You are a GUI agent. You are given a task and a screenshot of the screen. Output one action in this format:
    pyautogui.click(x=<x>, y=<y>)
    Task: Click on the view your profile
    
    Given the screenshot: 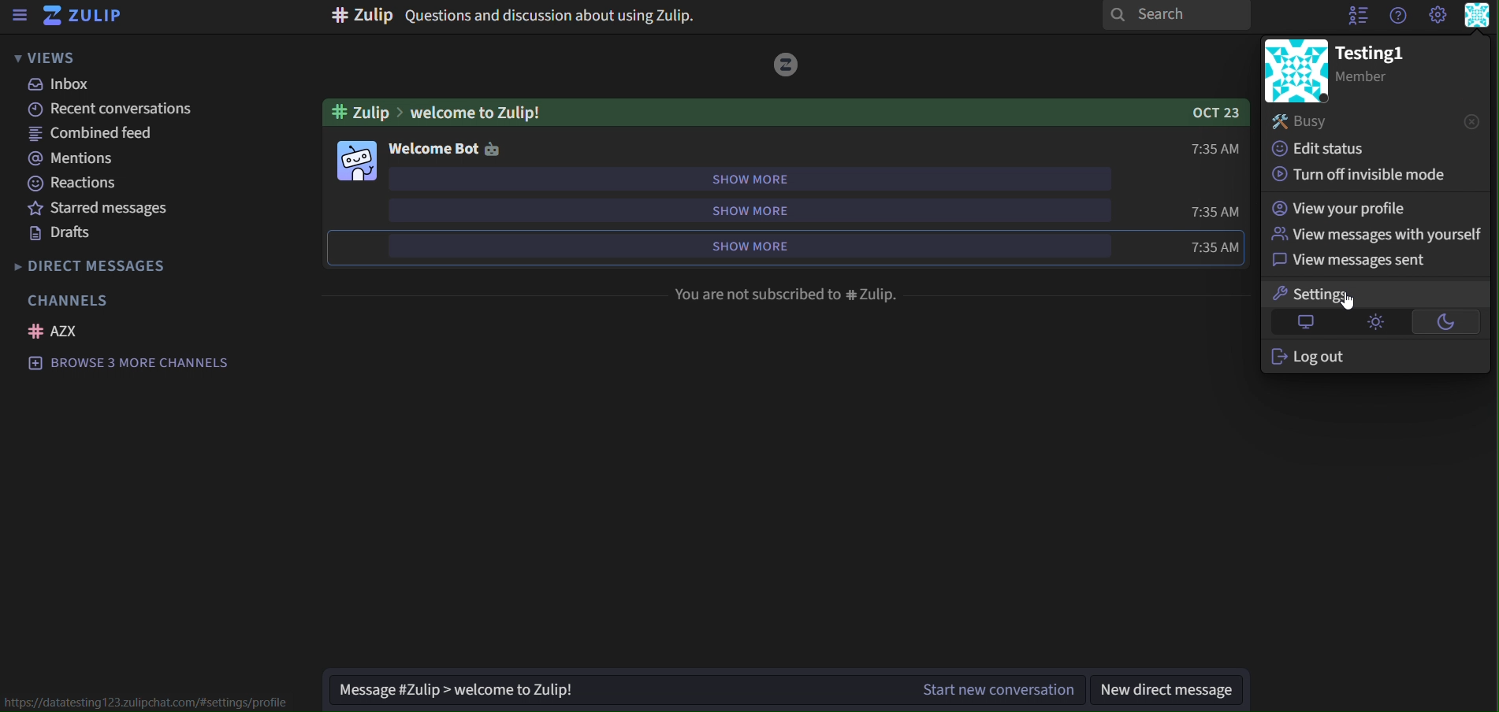 What is the action you would take?
    pyautogui.click(x=1341, y=209)
    